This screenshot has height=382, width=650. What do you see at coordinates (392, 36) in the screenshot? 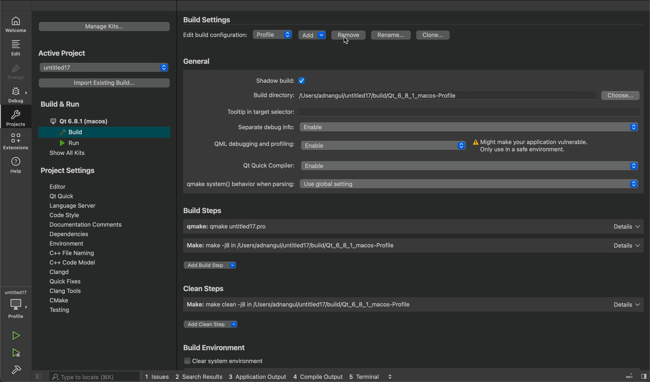
I see `rename` at bounding box center [392, 36].